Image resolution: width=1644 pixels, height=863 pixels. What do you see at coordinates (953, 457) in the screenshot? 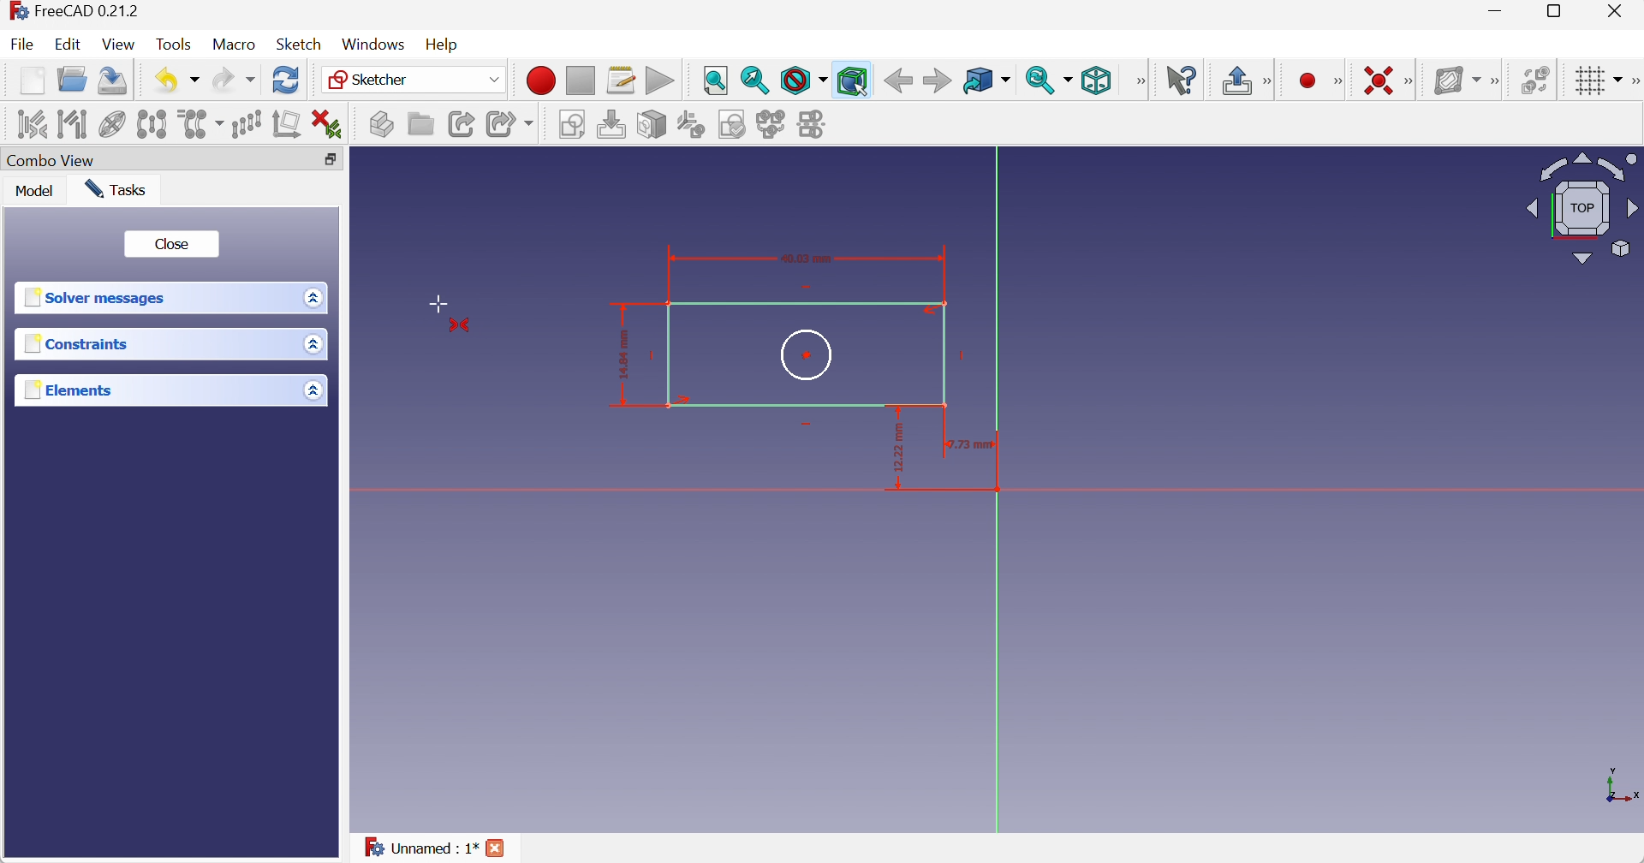
I see `rectangular dimension` at bounding box center [953, 457].